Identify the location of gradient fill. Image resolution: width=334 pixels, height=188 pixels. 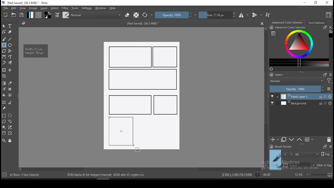
(30, 15).